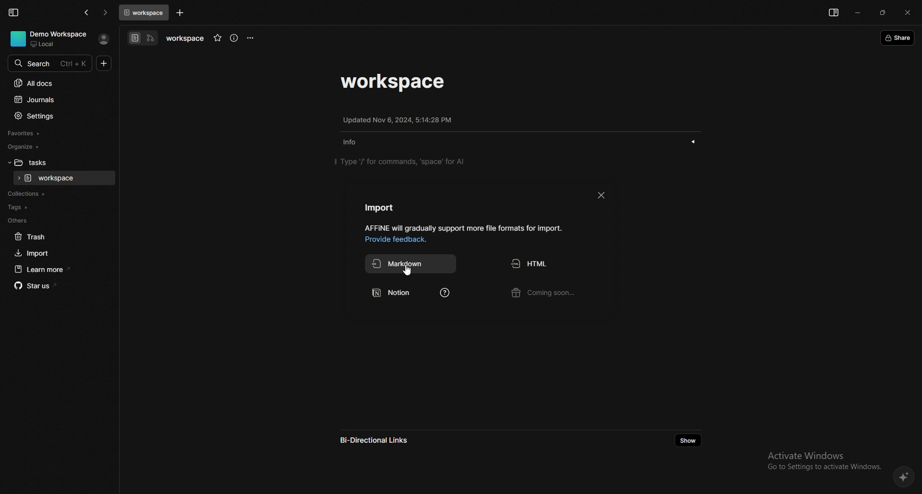  Describe the element at coordinates (106, 13) in the screenshot. I see `go forward` at that location.